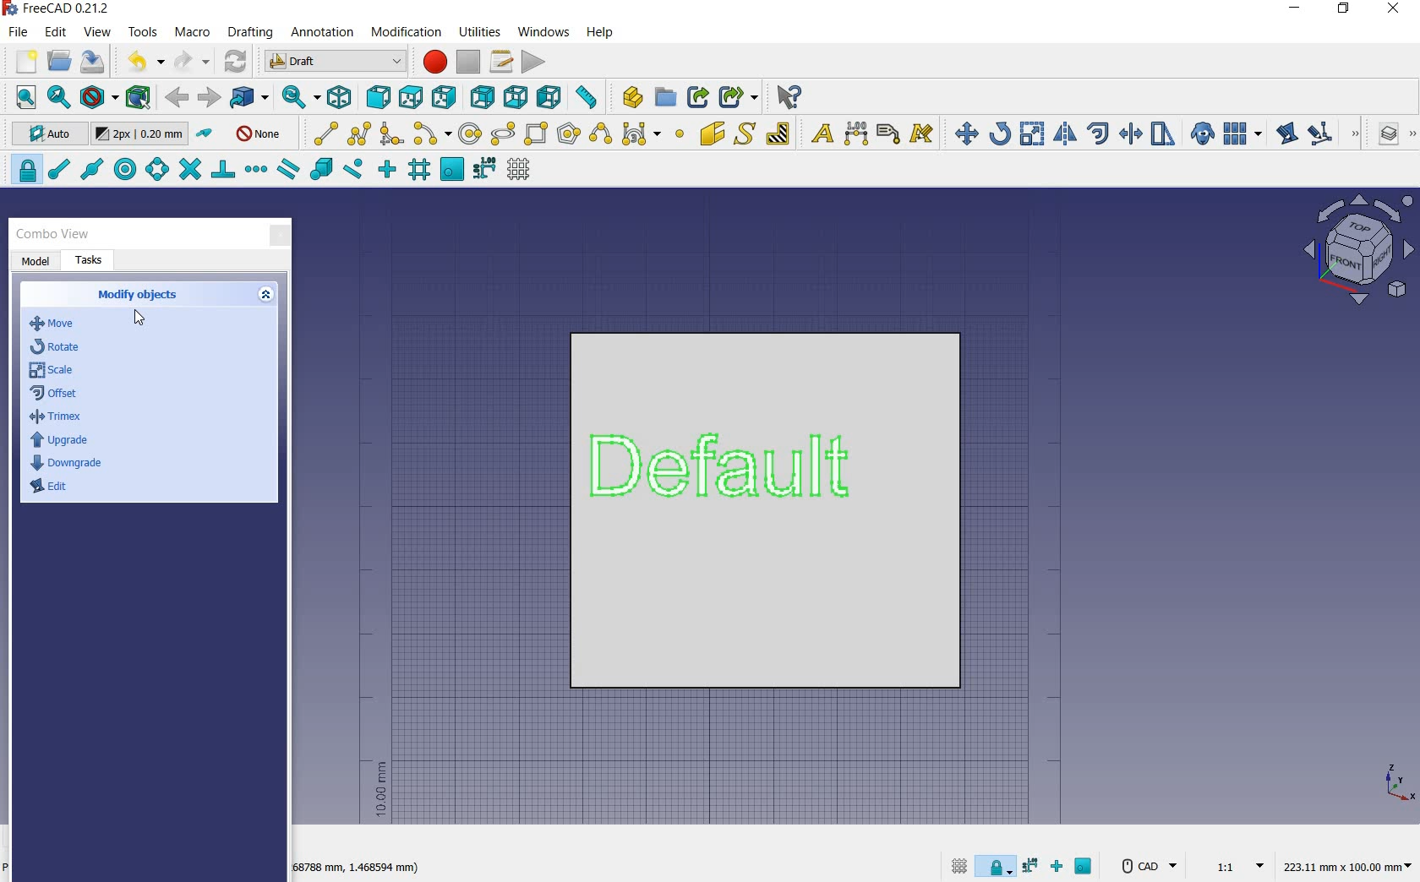 Image resolution: width=1420 pixels, height=882 pixels. I want to click on modification, so click(409, 34).